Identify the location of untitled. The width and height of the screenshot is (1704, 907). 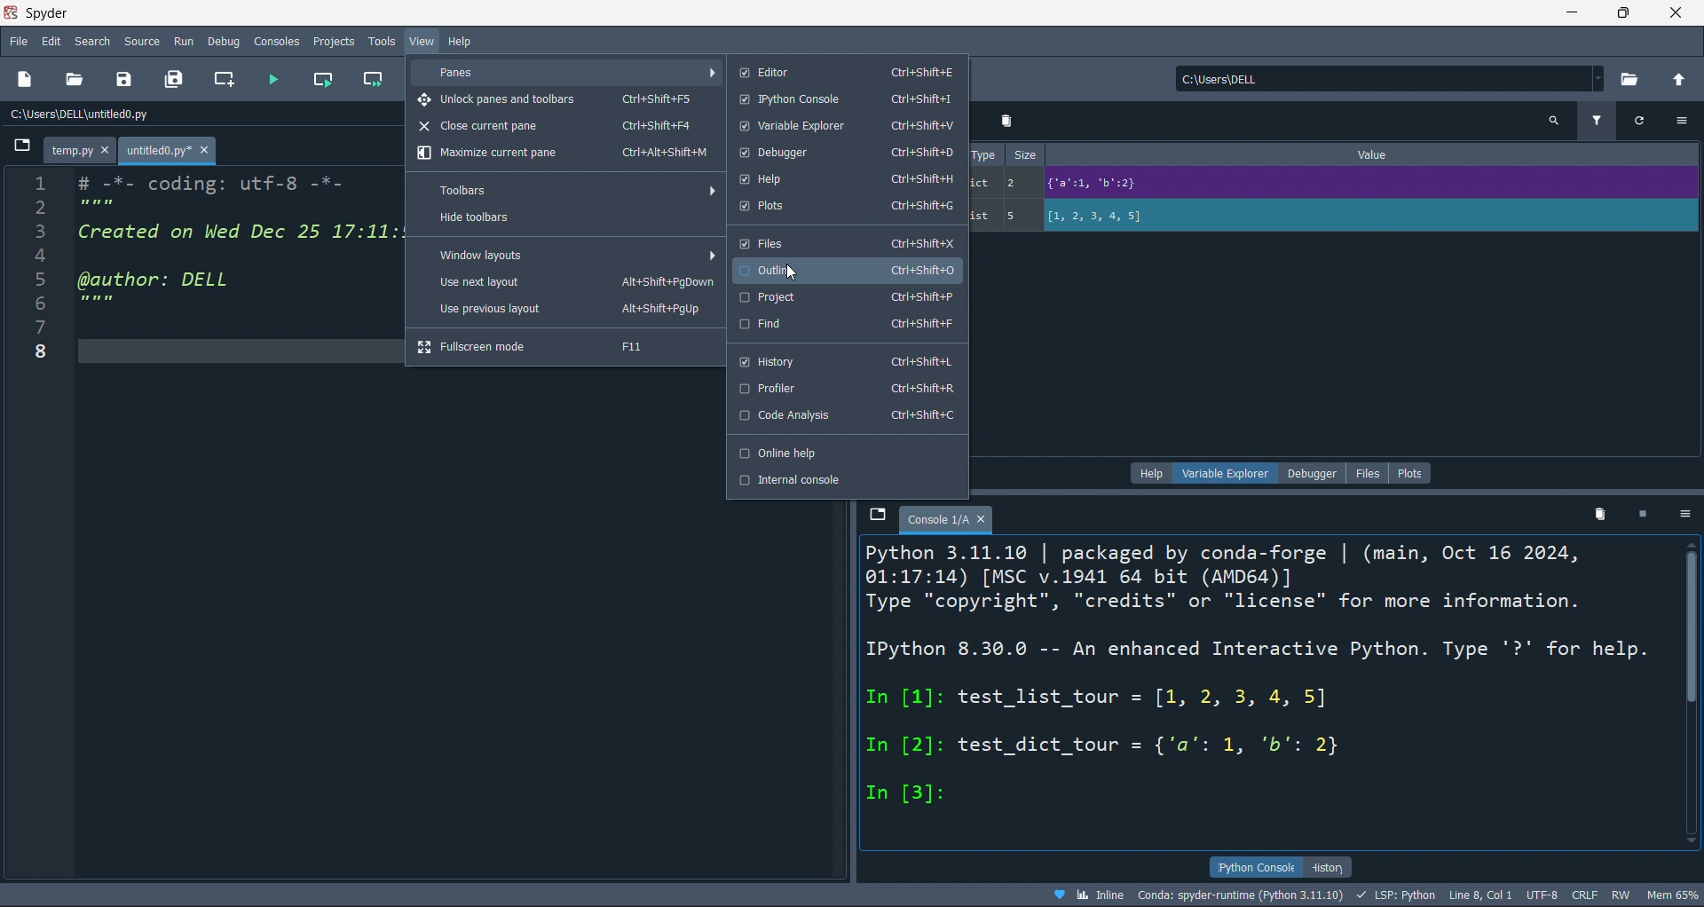
(168, 151).